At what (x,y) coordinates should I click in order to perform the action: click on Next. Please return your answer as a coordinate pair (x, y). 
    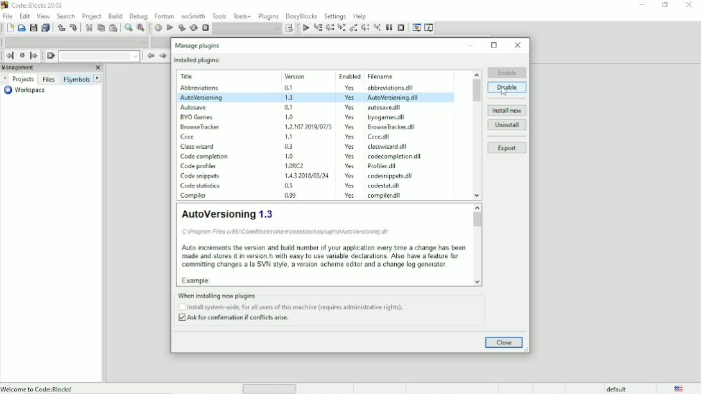
    Looking at the image, I should click on (4, 78).